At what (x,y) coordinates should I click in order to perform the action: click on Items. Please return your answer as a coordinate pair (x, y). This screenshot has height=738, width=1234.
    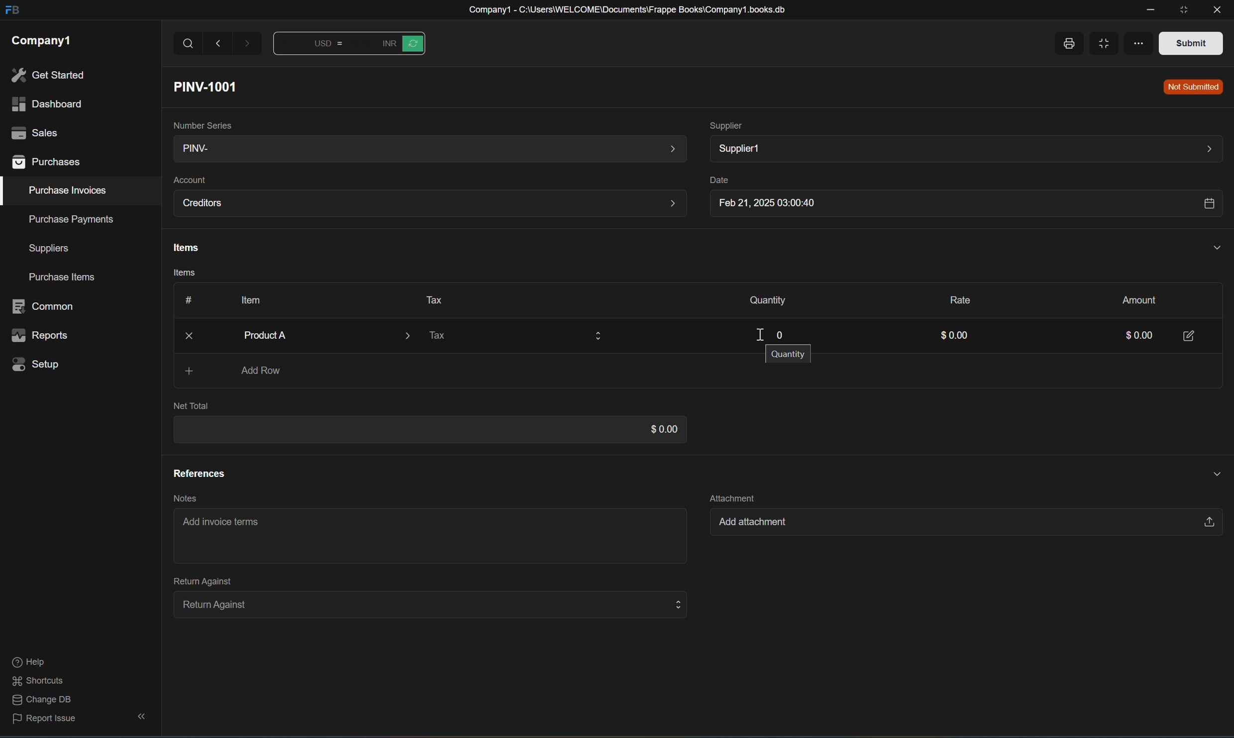
    Looking at the image, I should click on (180, 275).